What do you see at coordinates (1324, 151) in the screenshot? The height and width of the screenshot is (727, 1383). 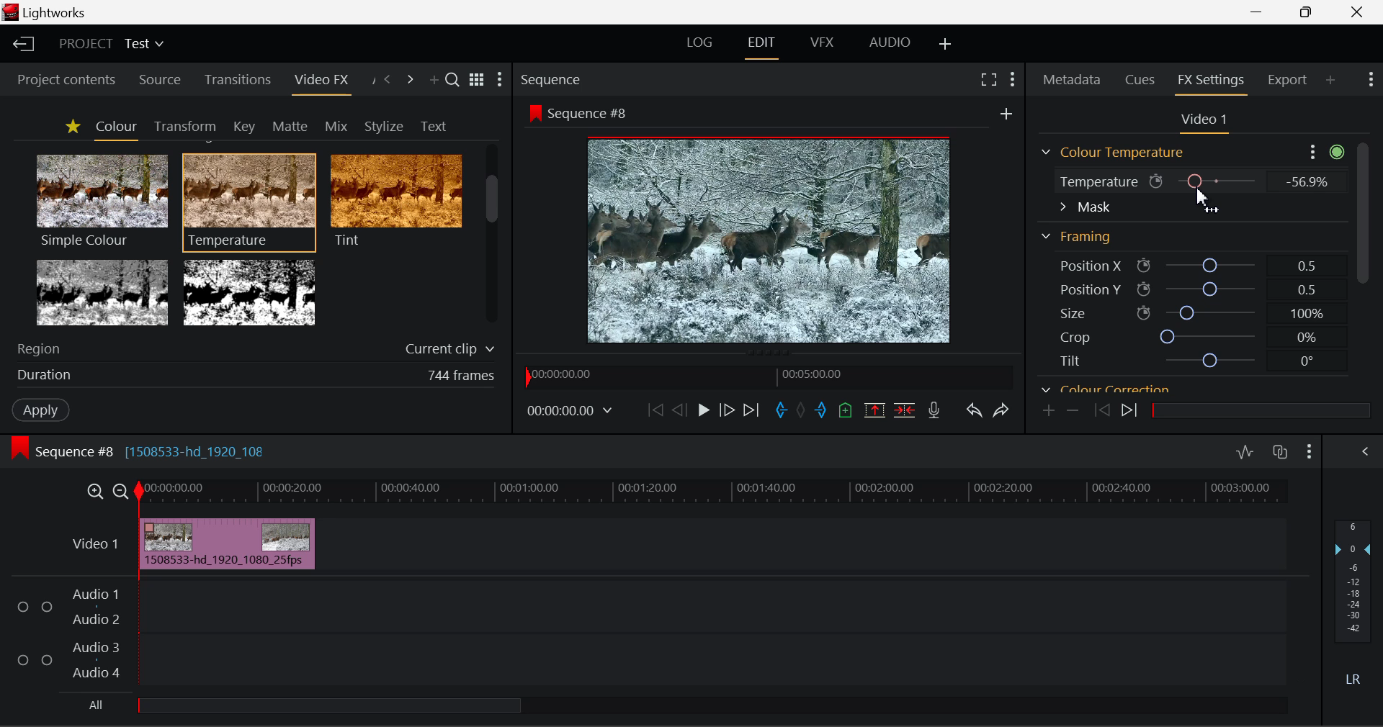 I see `Show Settings` at bounding box center [1324, 151].